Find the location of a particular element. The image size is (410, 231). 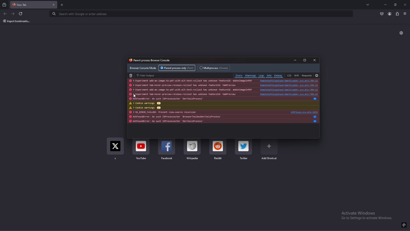

log is located at coordinates (187, 94).